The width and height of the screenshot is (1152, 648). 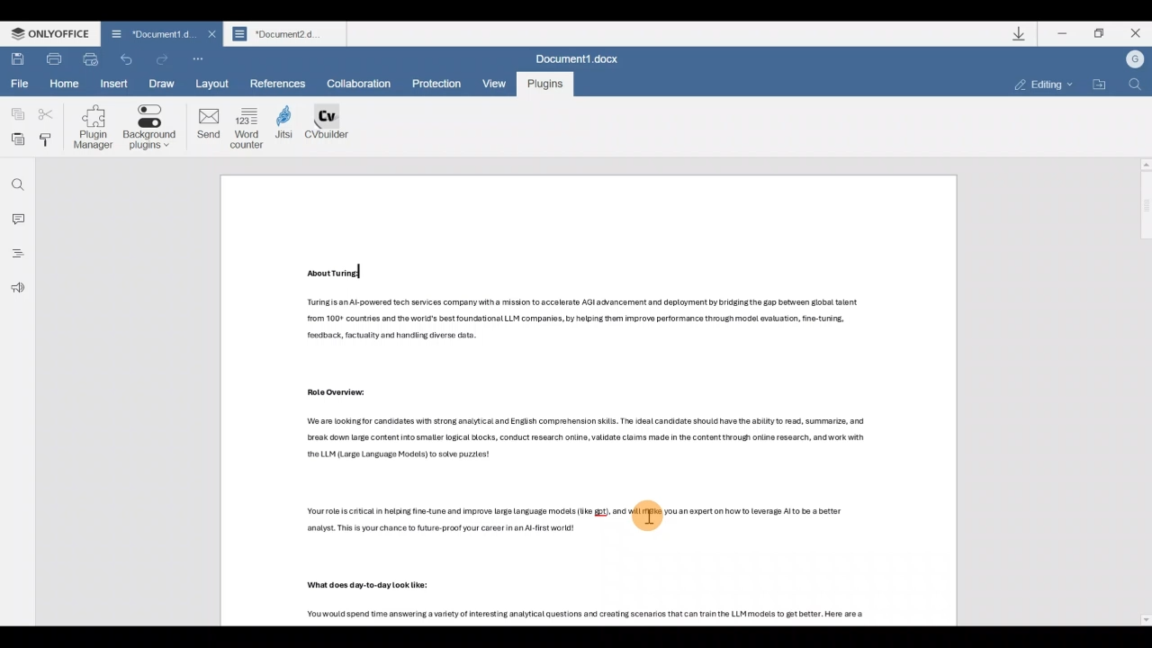 I want to click on Close, so click(x=209, y=34).